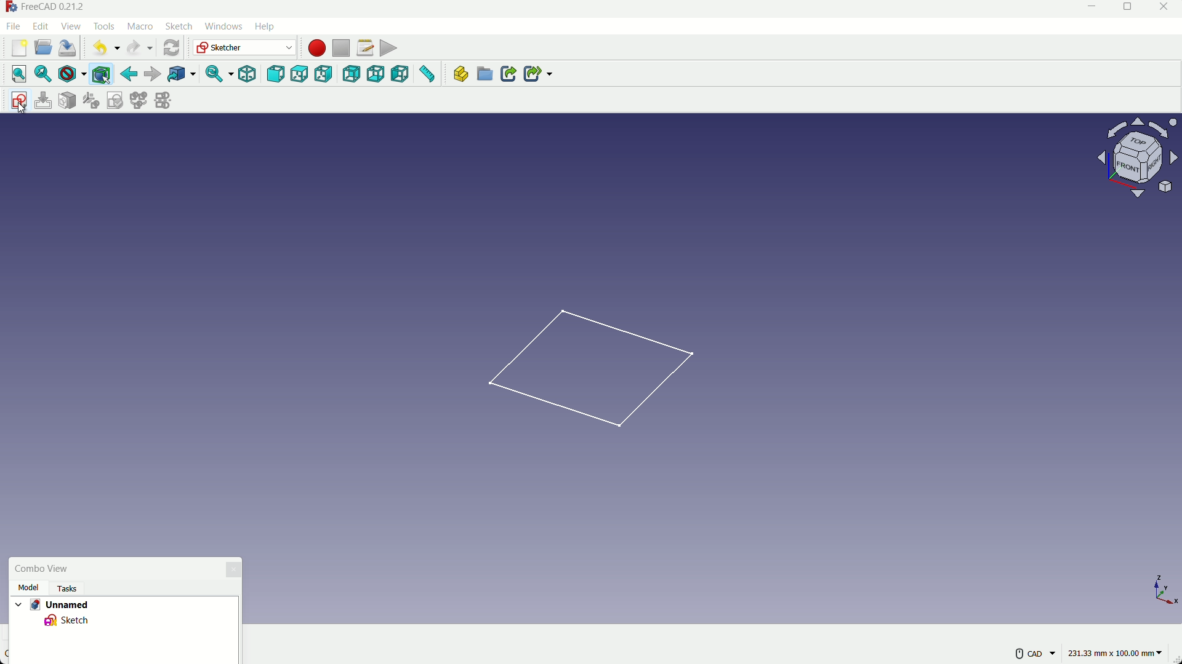  Describe the element at coordinates (275, 75) in the screenshot. I see `front view` at that location.